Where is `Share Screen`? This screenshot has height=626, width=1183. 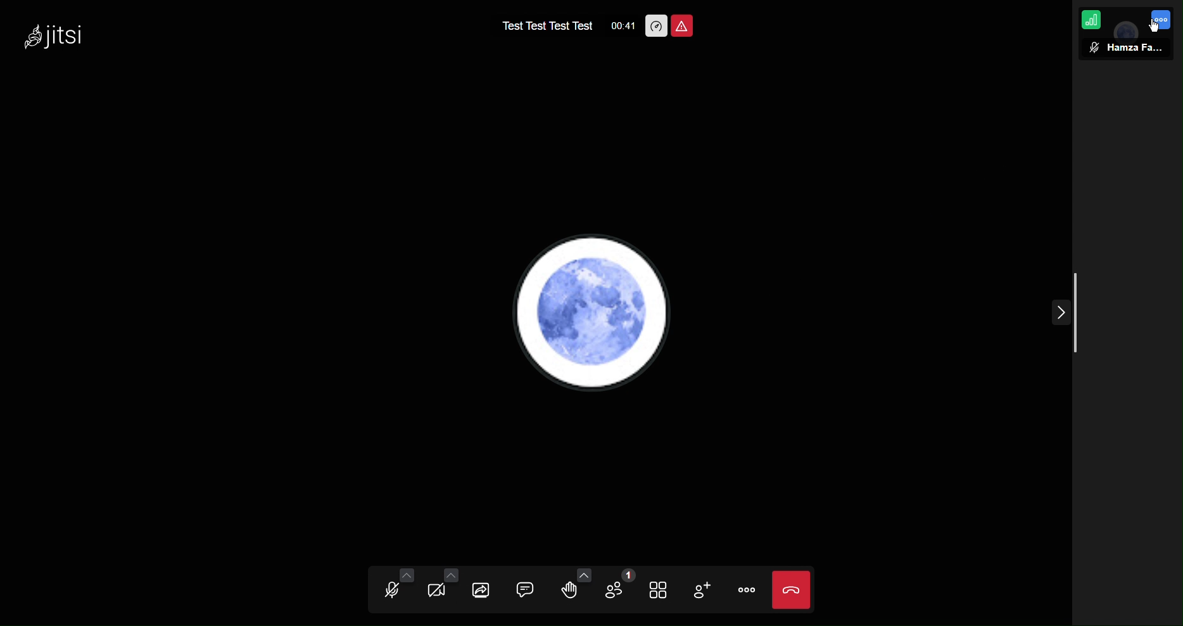
Share Screen is located at coordinates (483, 589).